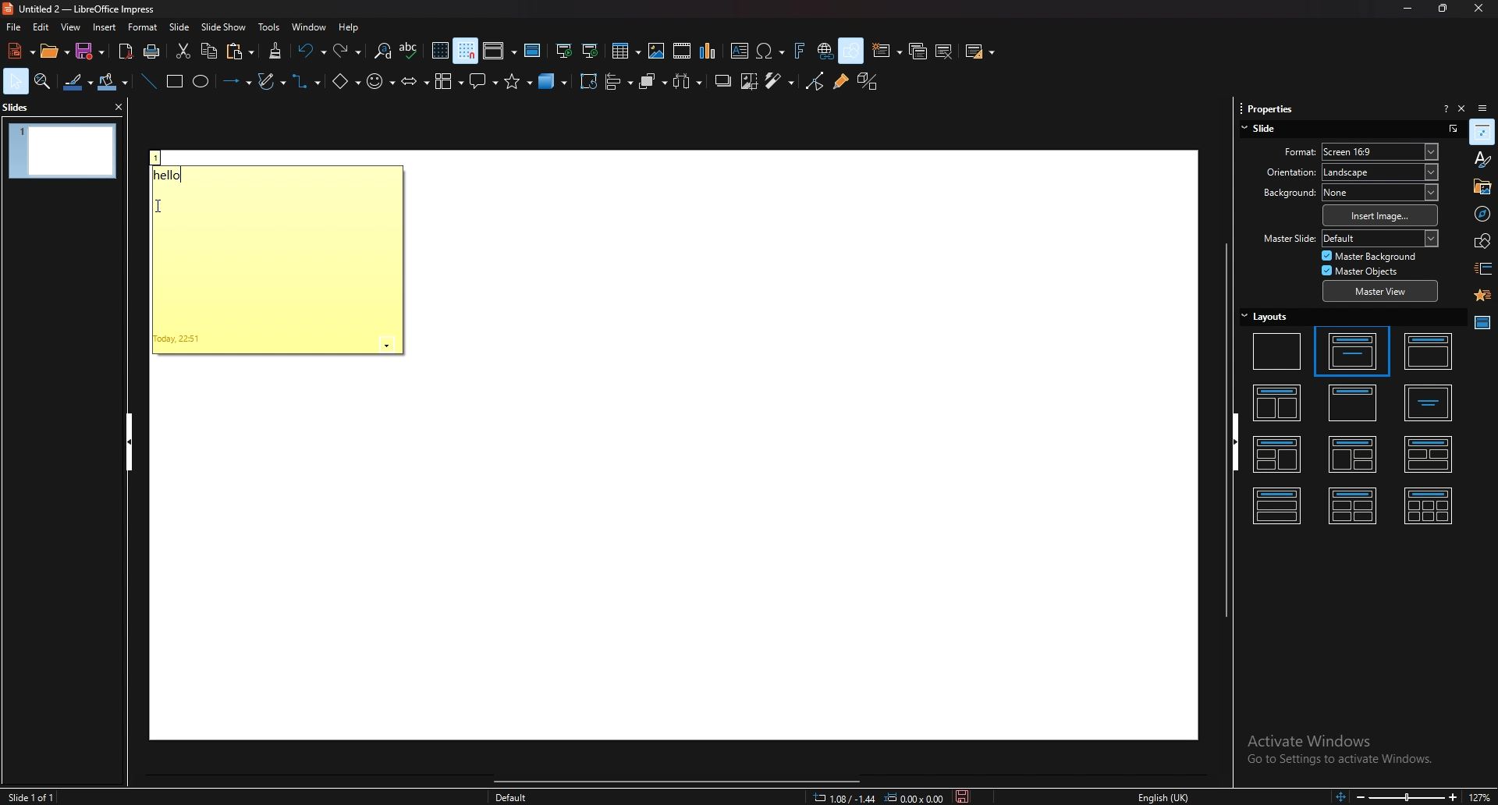 Image resolution: width=1498 pixels, height=805 pixels. Describe the element at coordinates (684, 782) in the screenshot. I see `scroll bar` at that location.